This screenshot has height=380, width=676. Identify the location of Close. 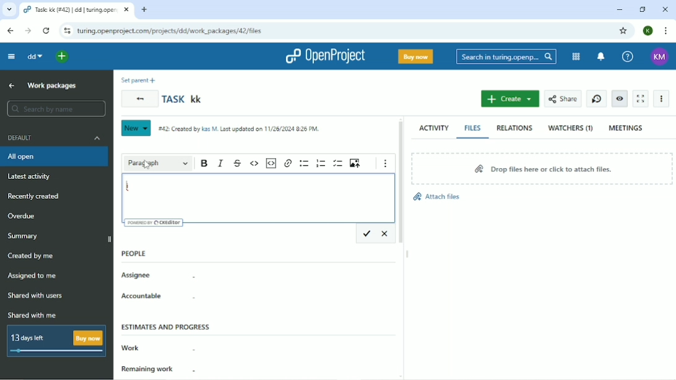
(666, 9).